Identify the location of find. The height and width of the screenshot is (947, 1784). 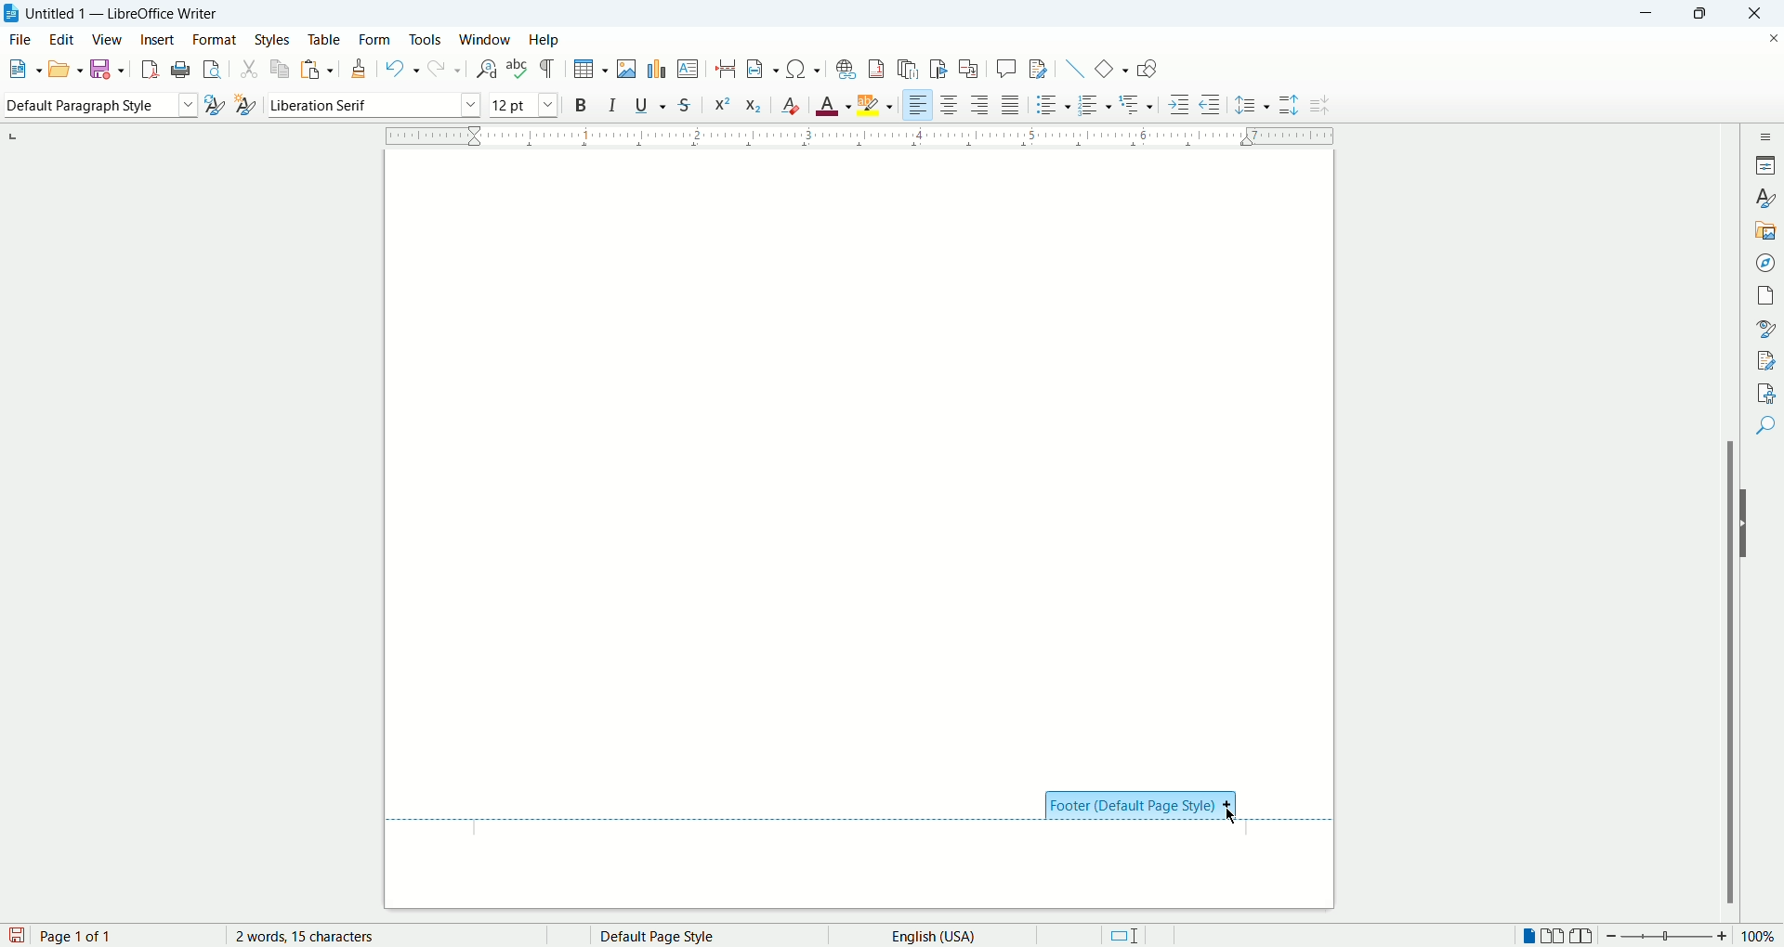
(1768, 424).